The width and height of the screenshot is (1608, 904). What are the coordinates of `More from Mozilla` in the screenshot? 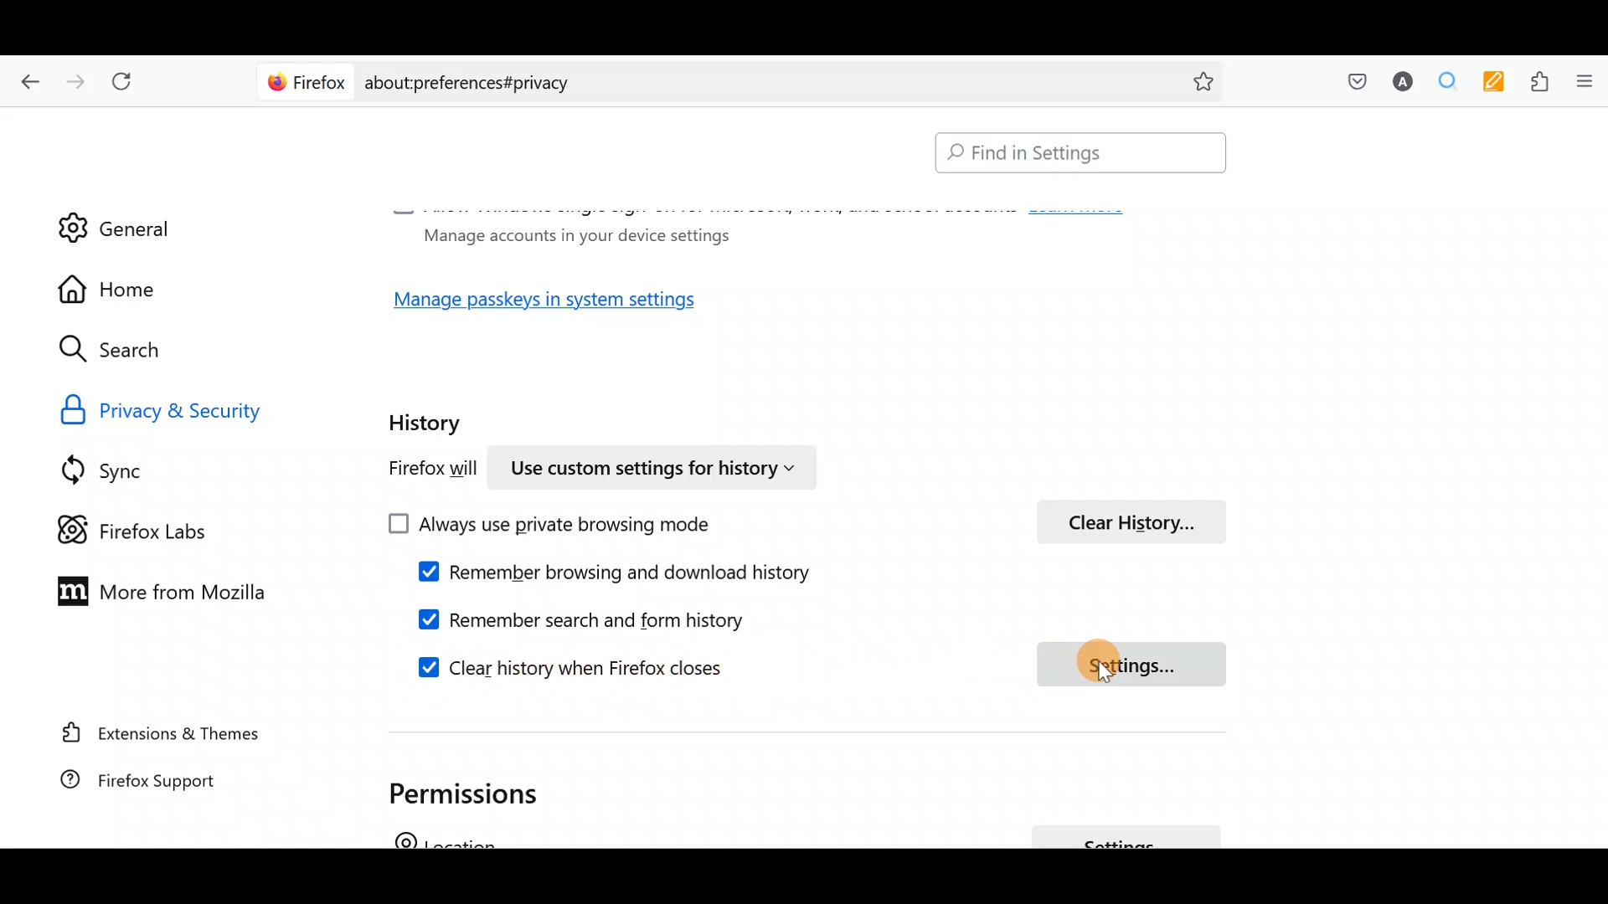 It's located at (153, 589).